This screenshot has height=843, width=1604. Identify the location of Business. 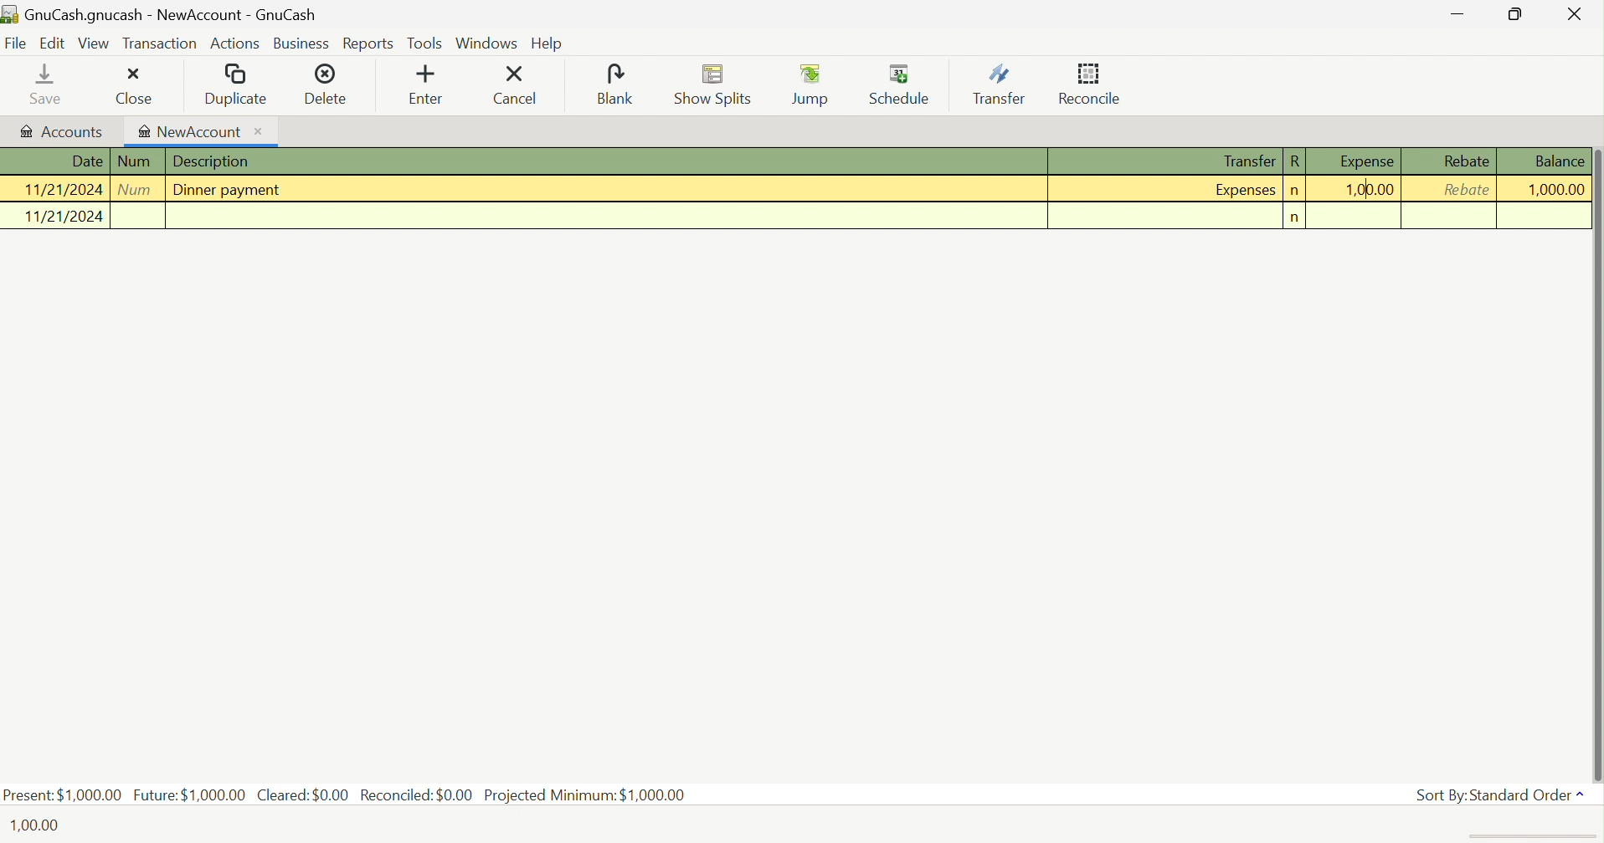
(303, 44).